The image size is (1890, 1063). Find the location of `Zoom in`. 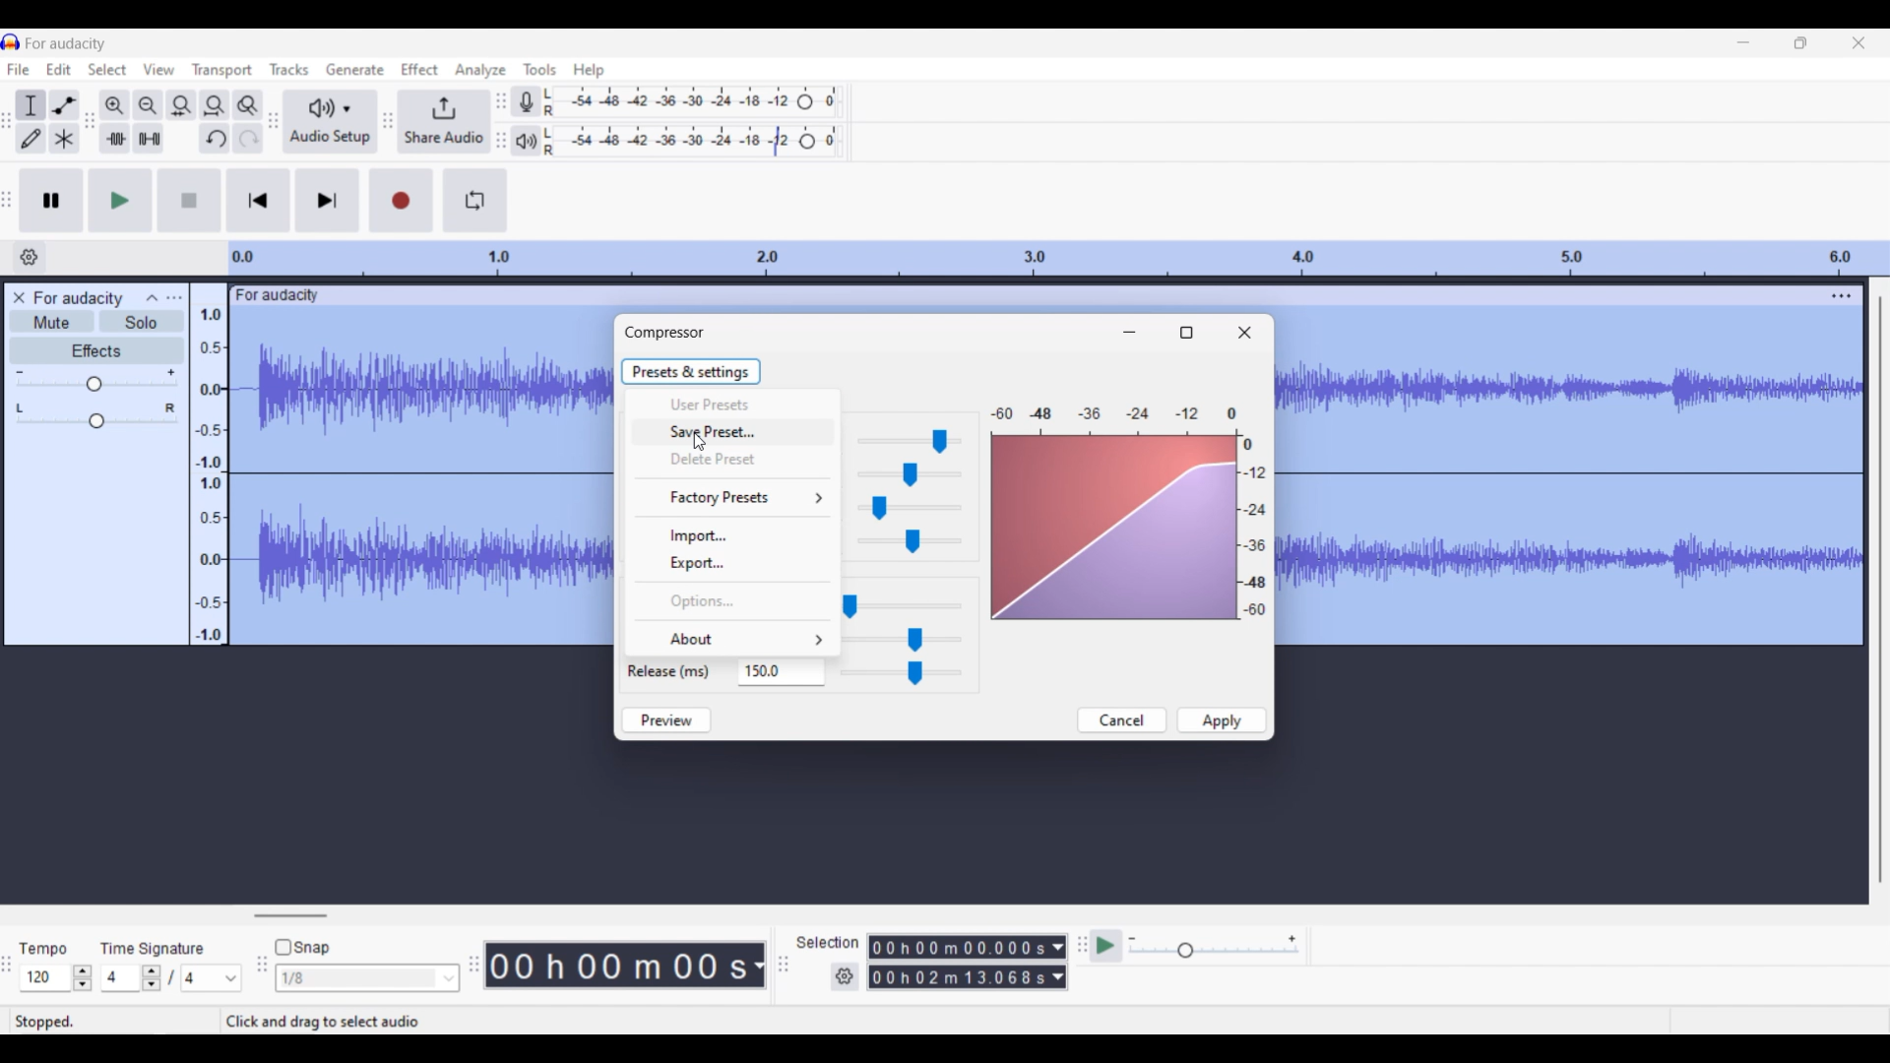

Zoom in is located at coordinates (115, 105).